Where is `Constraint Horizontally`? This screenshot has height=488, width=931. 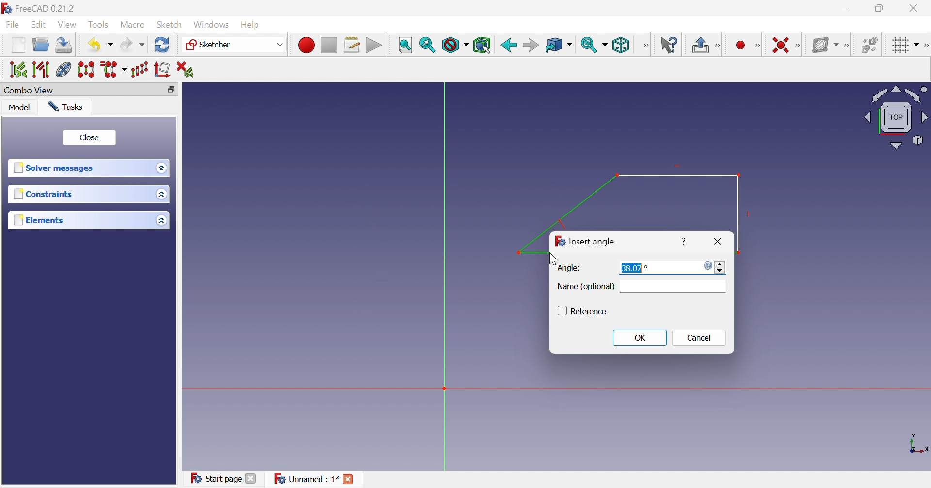
Constraint Horizontally is located at coordinates (773, 43).